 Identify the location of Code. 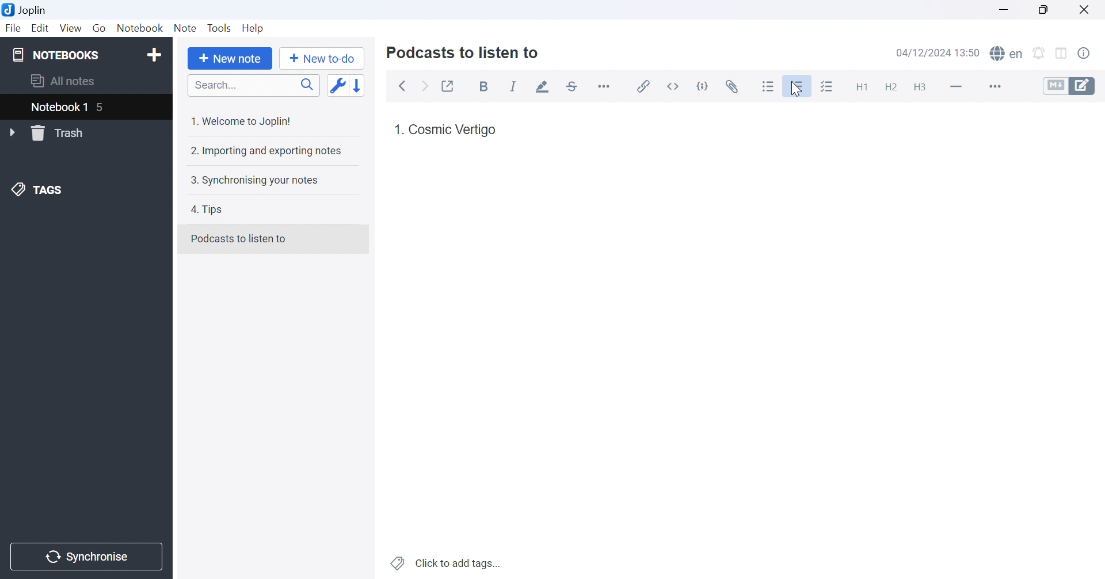
(705, 85).